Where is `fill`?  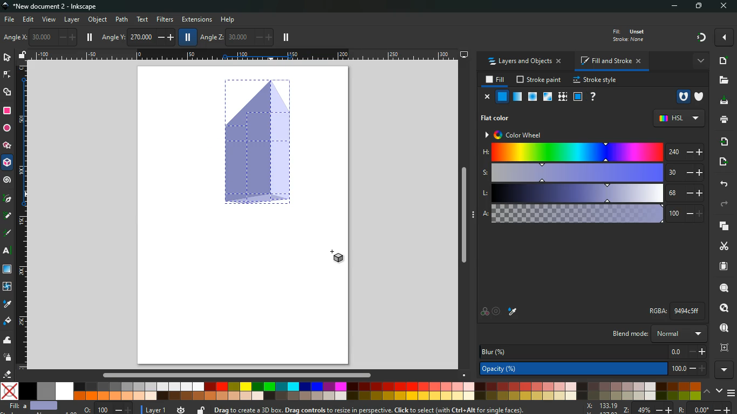
fill is located at coordinates (8, 321).